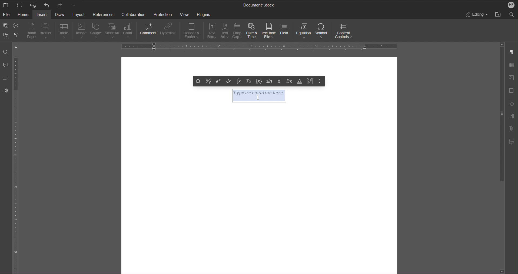  Describe the element at coordinates (16, 35) in the screenshot. I see `Copy Style` at that location.